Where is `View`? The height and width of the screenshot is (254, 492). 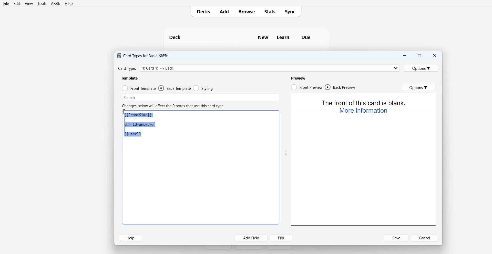 View is located at coordinates (28, 3).